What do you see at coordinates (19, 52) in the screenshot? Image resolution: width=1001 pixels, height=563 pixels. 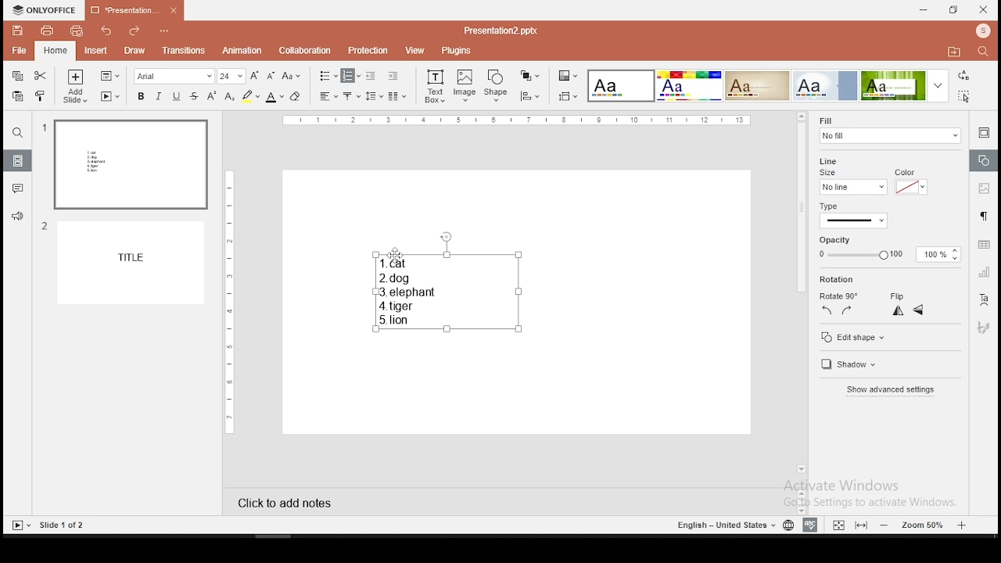 I see `file` at bounding box center [19, 52].